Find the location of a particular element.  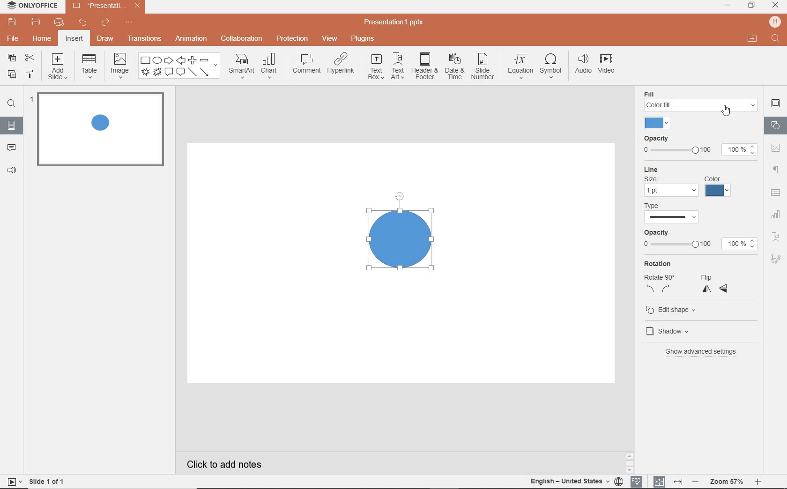

edit shape is located at coordinates (673, 310).